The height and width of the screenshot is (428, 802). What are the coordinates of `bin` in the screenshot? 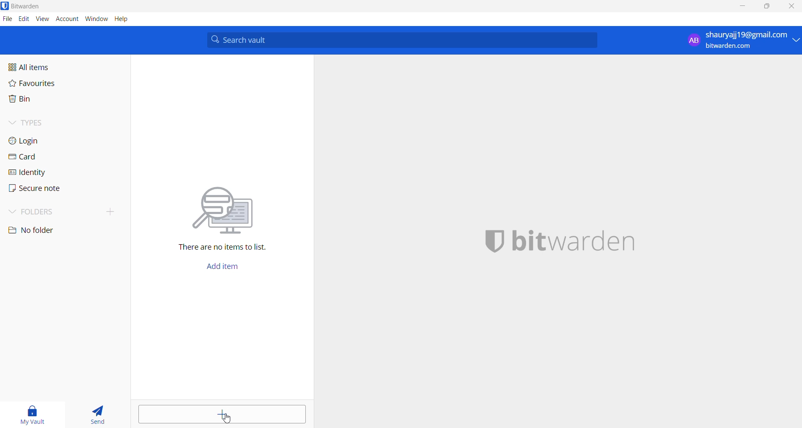 It's located at (43, 101).